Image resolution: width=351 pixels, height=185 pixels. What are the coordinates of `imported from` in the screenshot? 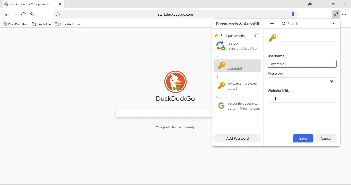 It's located at (72, 25).